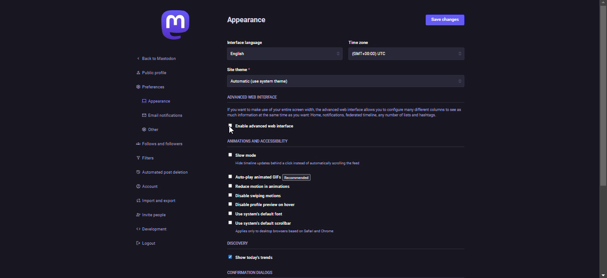 Image resolution: width=607 pixels, height=278 pixels. What do you see at coordinates (229, 131) in the screenshot?
I see `pointer cursor` at bounding box center [229, 131].